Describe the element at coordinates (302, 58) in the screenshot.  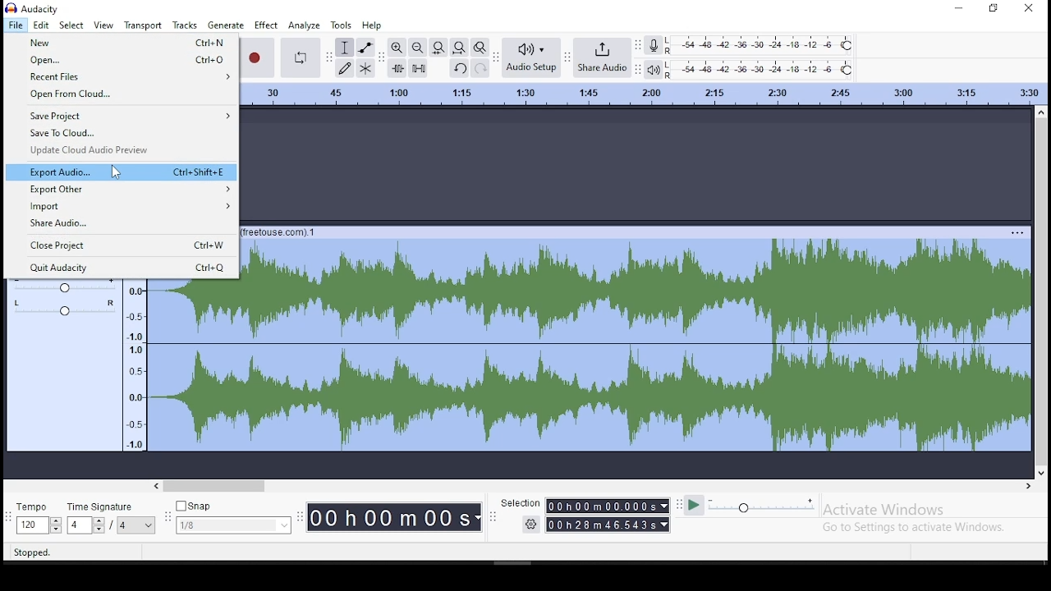
I see `enable looping` at that location.